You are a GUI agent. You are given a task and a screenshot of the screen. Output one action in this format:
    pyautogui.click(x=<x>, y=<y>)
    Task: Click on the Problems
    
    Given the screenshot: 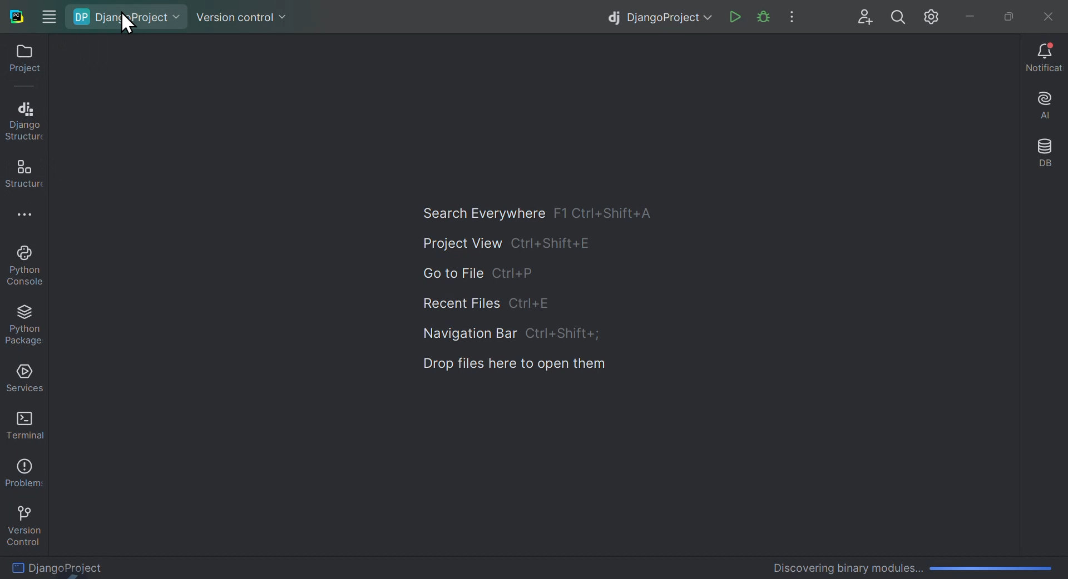 What is the action you would take?
    pyautogui.click(x=22, y=470)
    